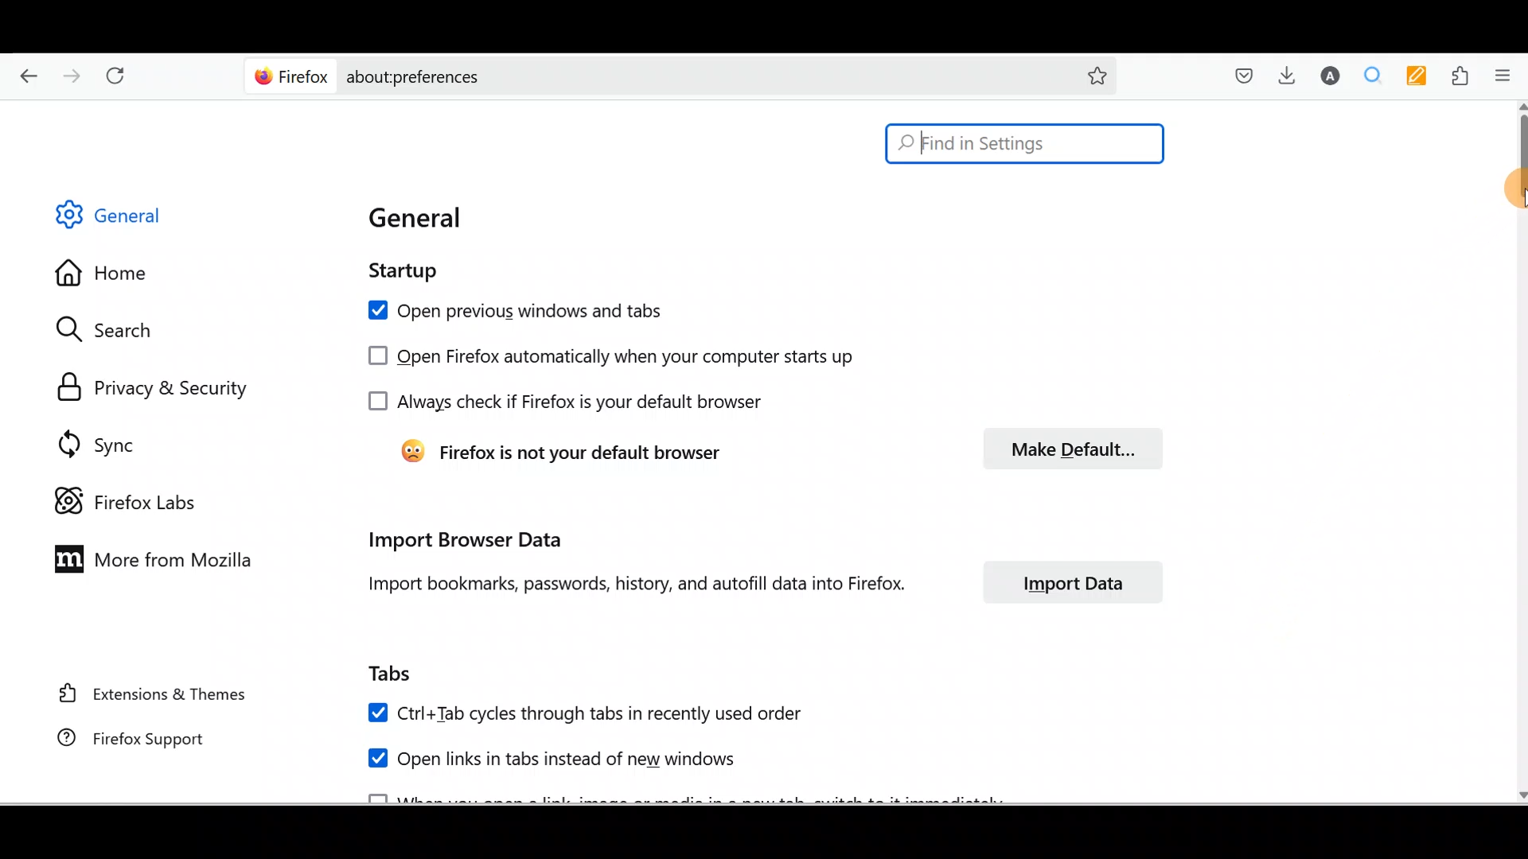 The width and height of the screenshot is (1528, 859). Describe the element at coordinates (1506, 190) in the screenshot. I see `cursor` at that location.